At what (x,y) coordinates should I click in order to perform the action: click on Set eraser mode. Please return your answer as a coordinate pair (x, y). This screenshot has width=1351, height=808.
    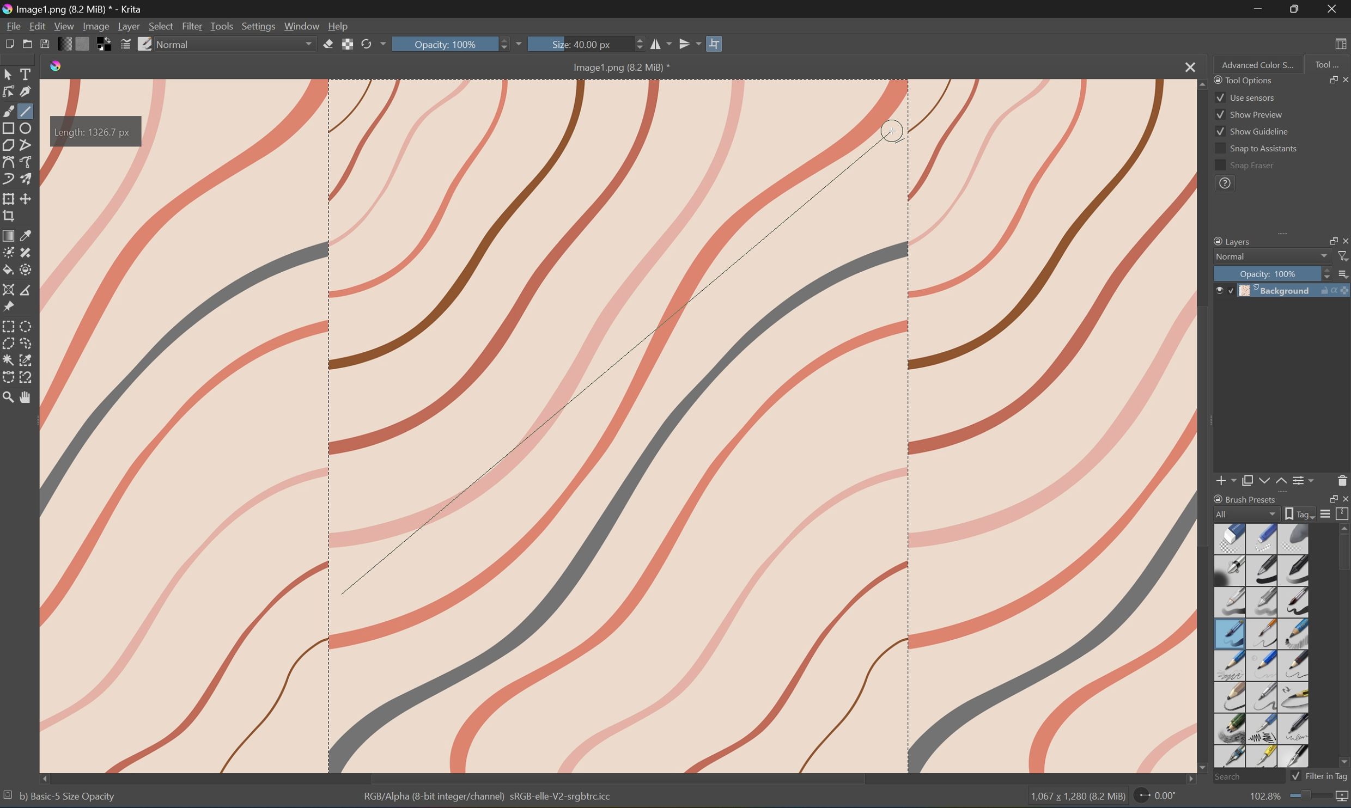
    Looking at the image, I should click on (328, 46).